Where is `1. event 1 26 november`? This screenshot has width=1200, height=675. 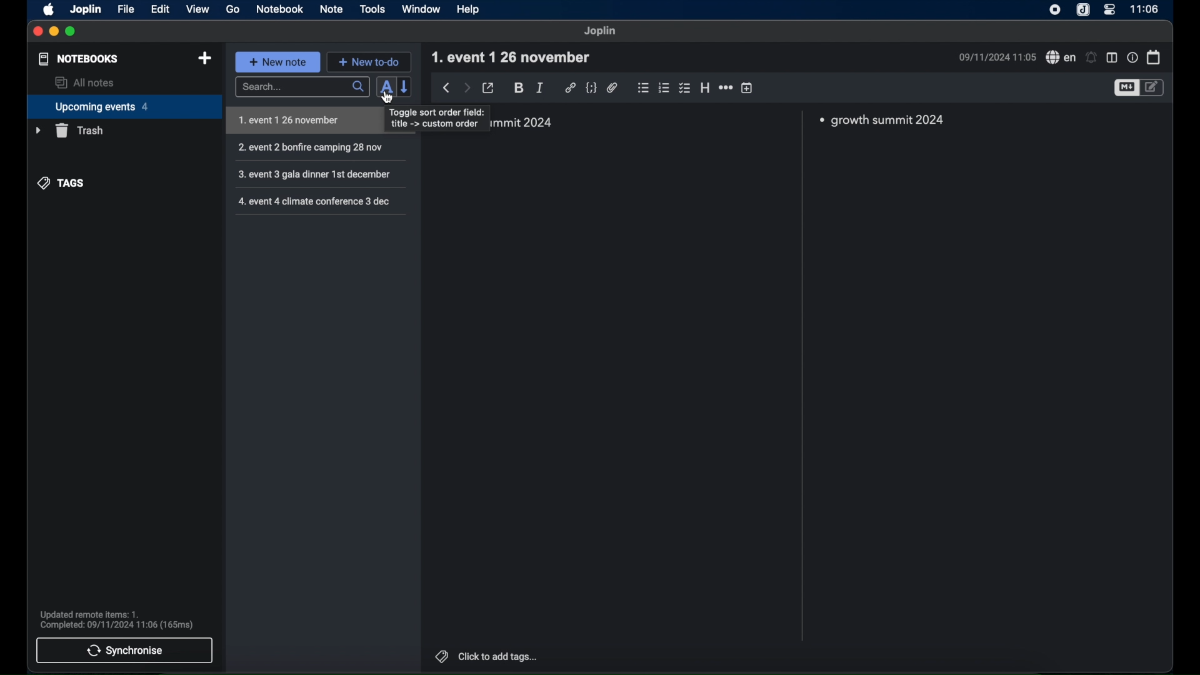
1. event 1 26 november is located at coordinates (515, 56).